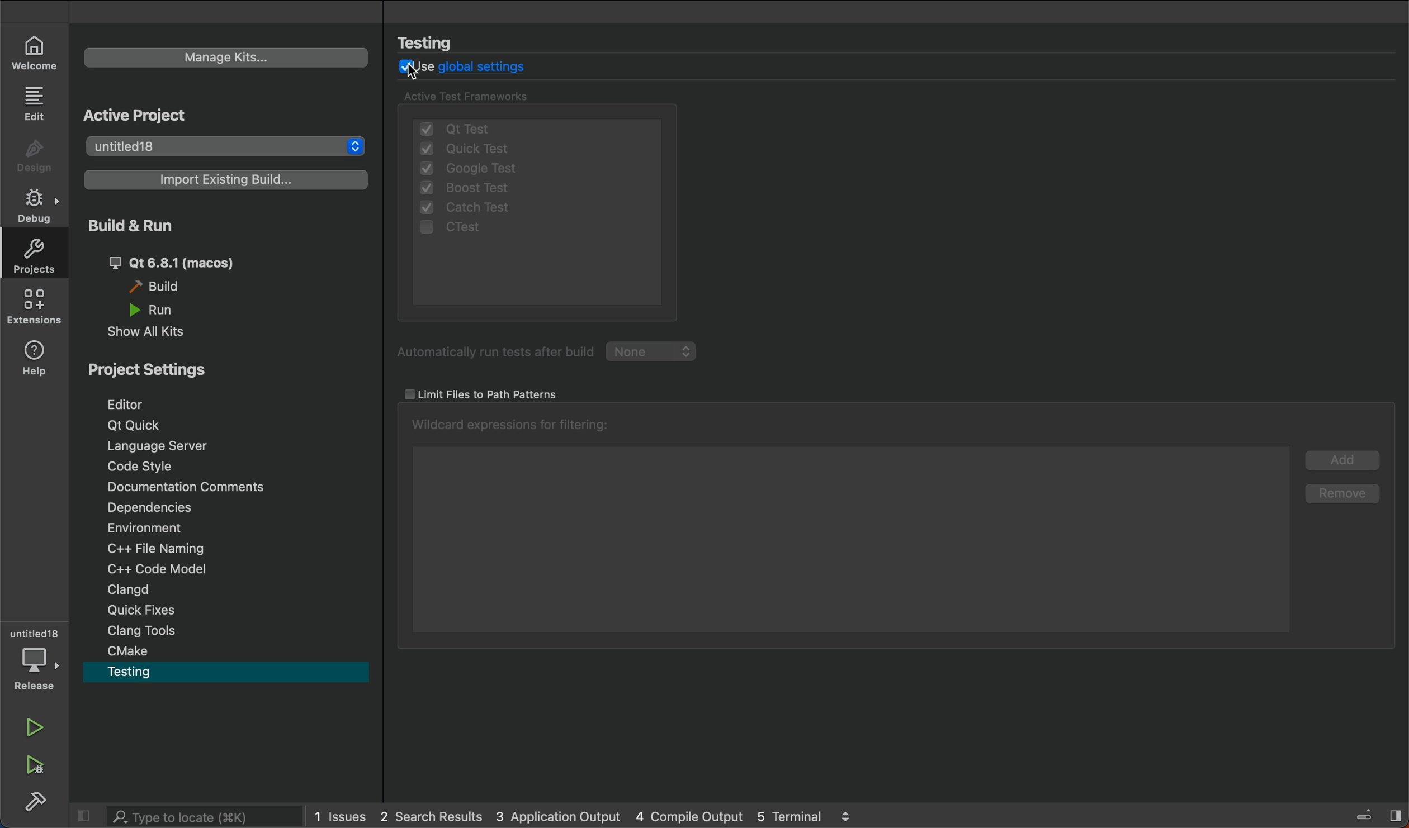 This screenshot has height=828, width=1409. What do you see at coordinates (36, 357) in the screenshot?
I see `help` at bounding box center [36, 357].